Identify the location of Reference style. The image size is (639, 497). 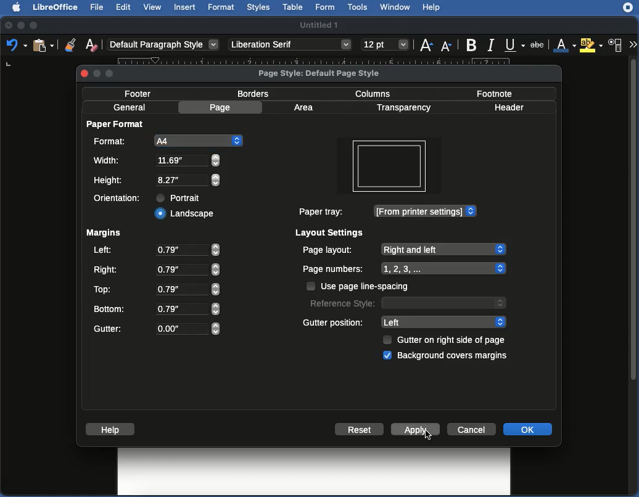
(408, 304).